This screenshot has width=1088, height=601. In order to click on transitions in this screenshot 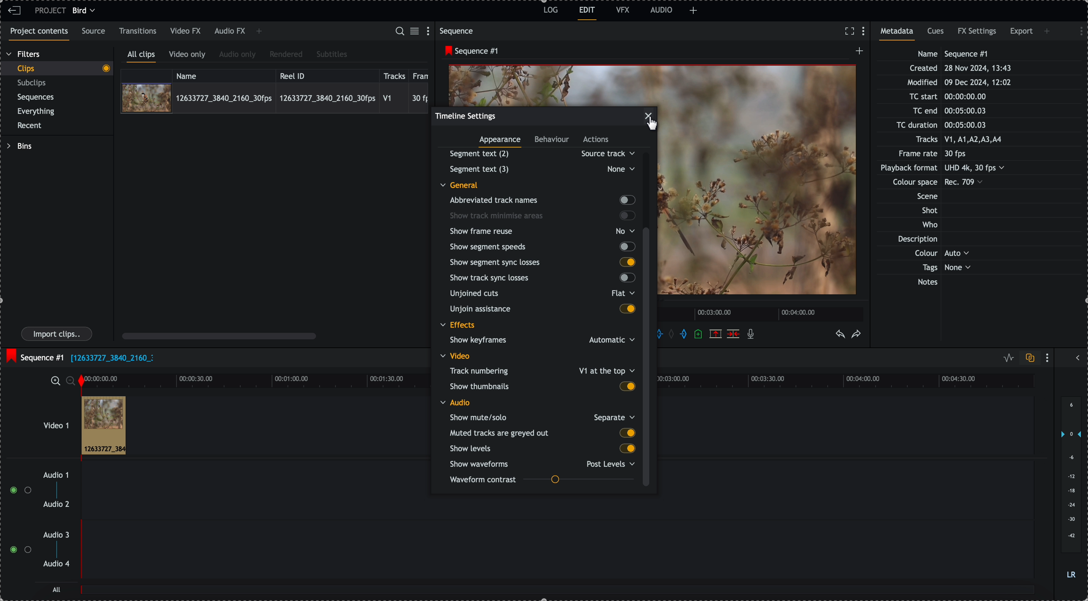, I will do `click(138, 31)`.